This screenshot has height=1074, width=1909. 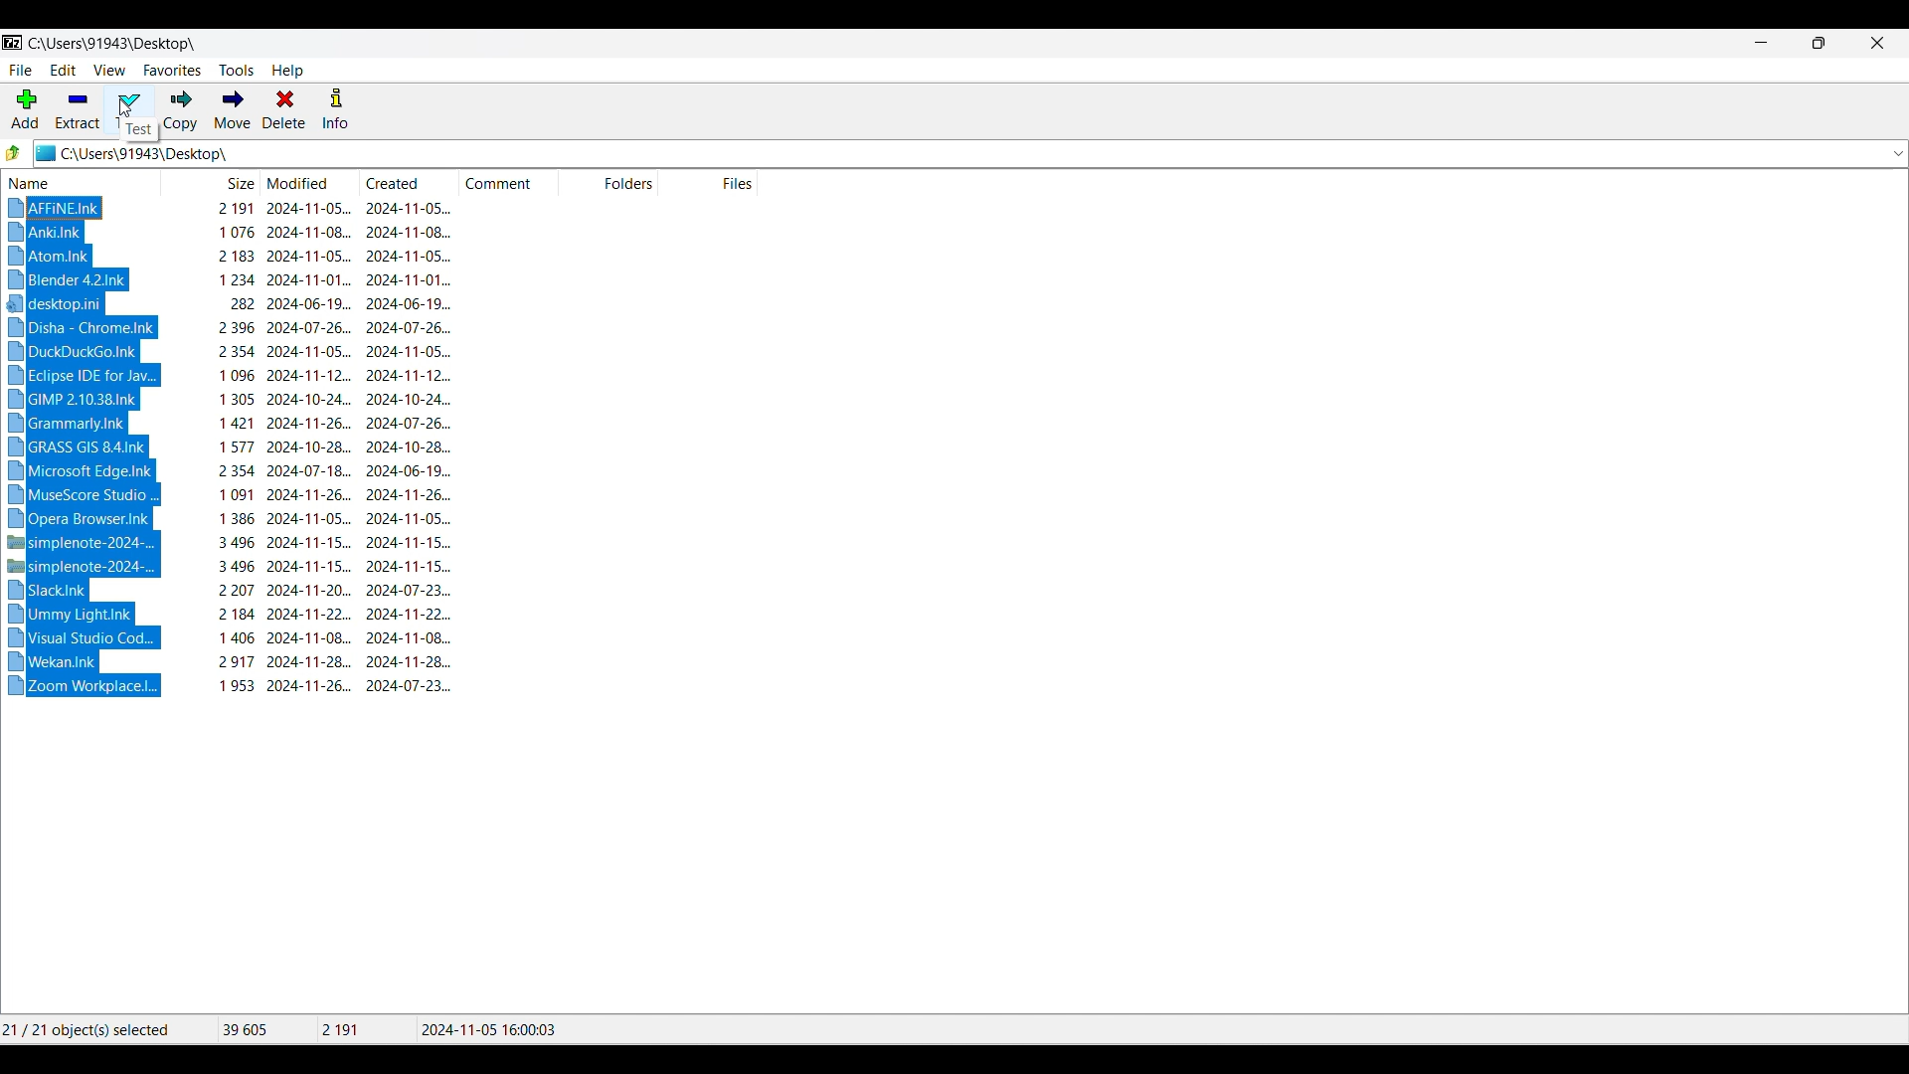 What do you see at coordinates (267, 1028) in the screenshot?
I see `Sum of all files sizes` at bounding box center [267, 1028].